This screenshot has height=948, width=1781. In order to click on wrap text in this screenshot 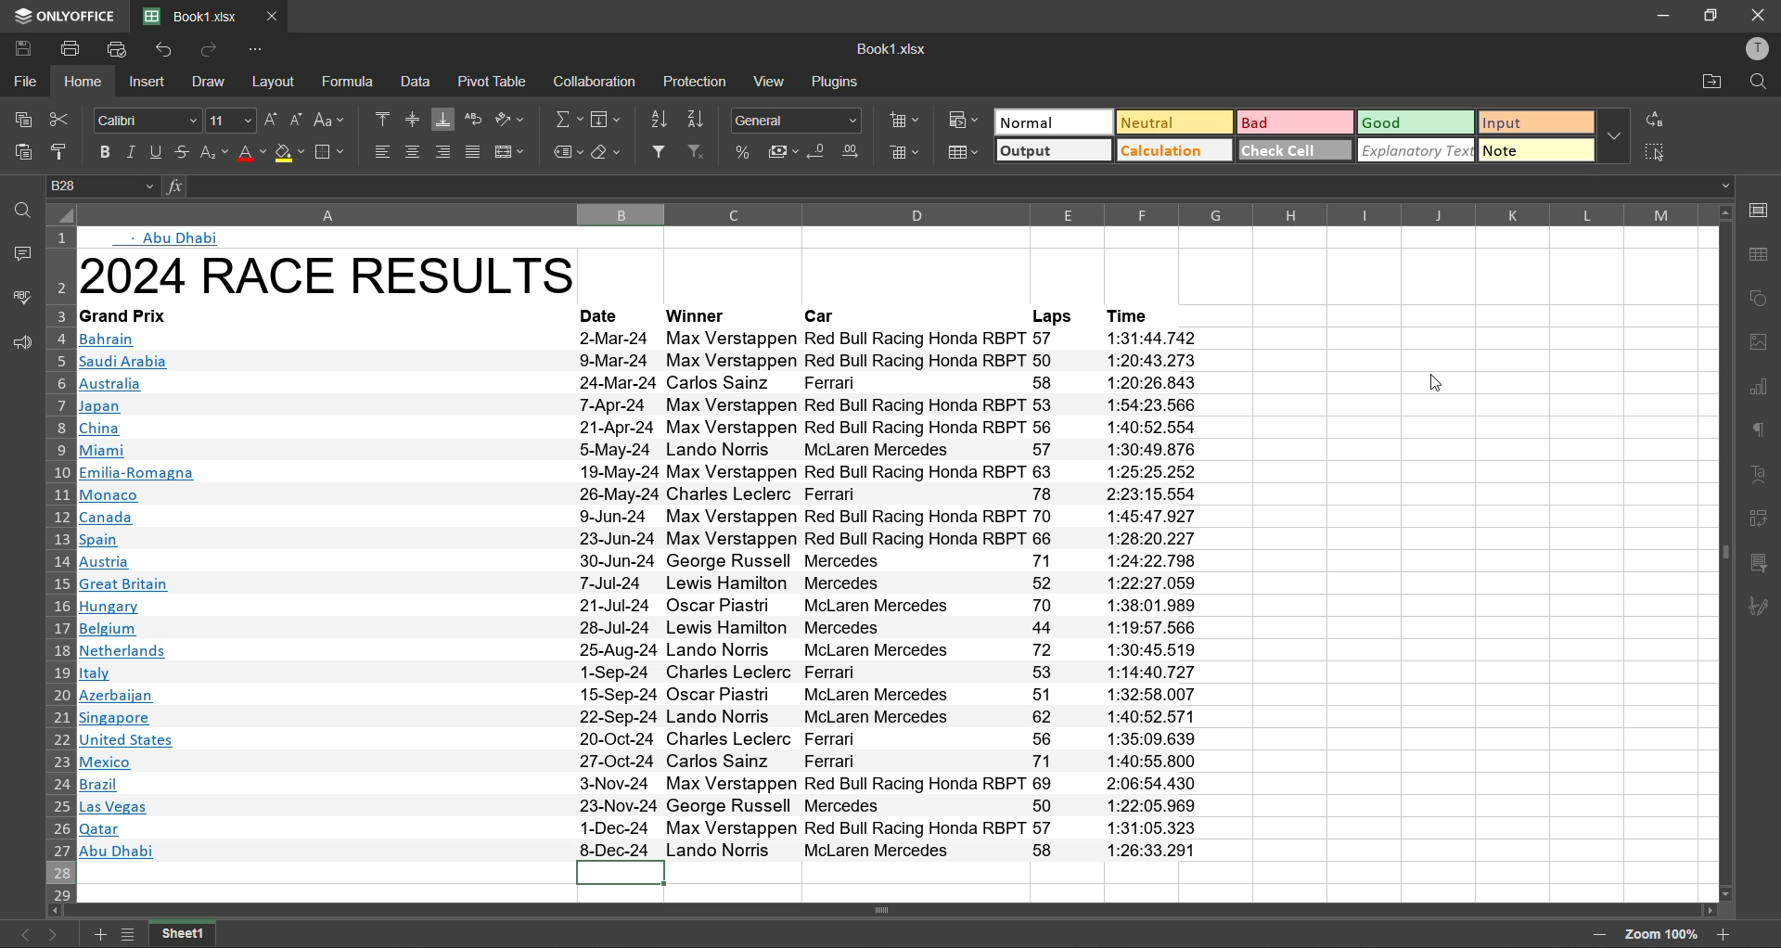, I will do `click(473, 119)`.